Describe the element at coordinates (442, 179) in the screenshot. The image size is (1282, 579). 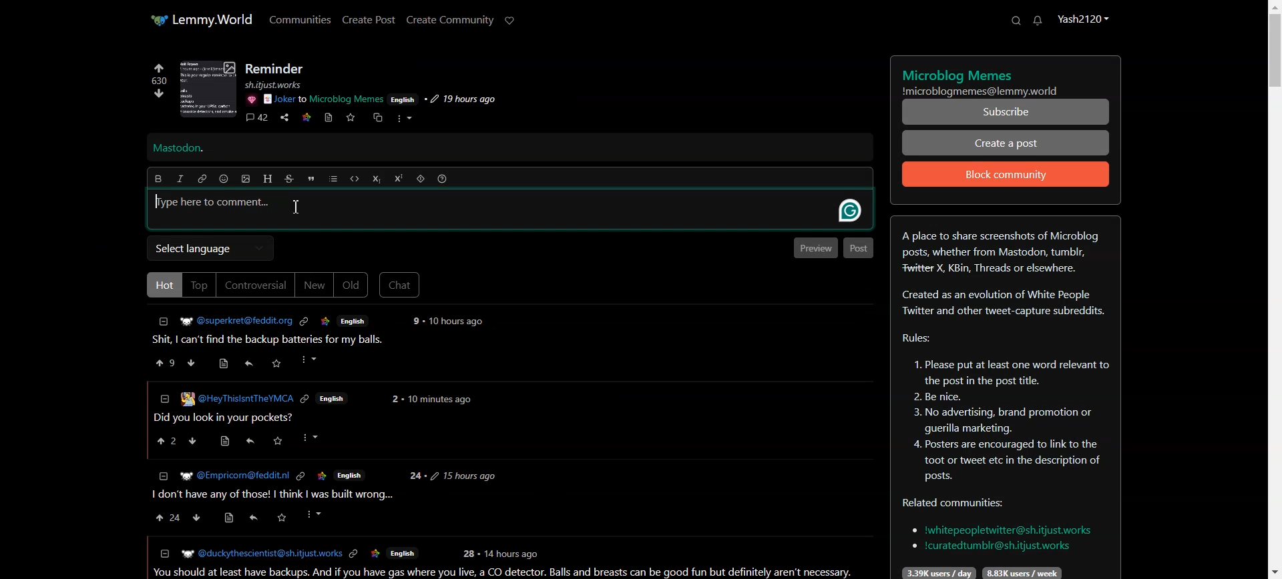
I see `Formatting help` at that location.